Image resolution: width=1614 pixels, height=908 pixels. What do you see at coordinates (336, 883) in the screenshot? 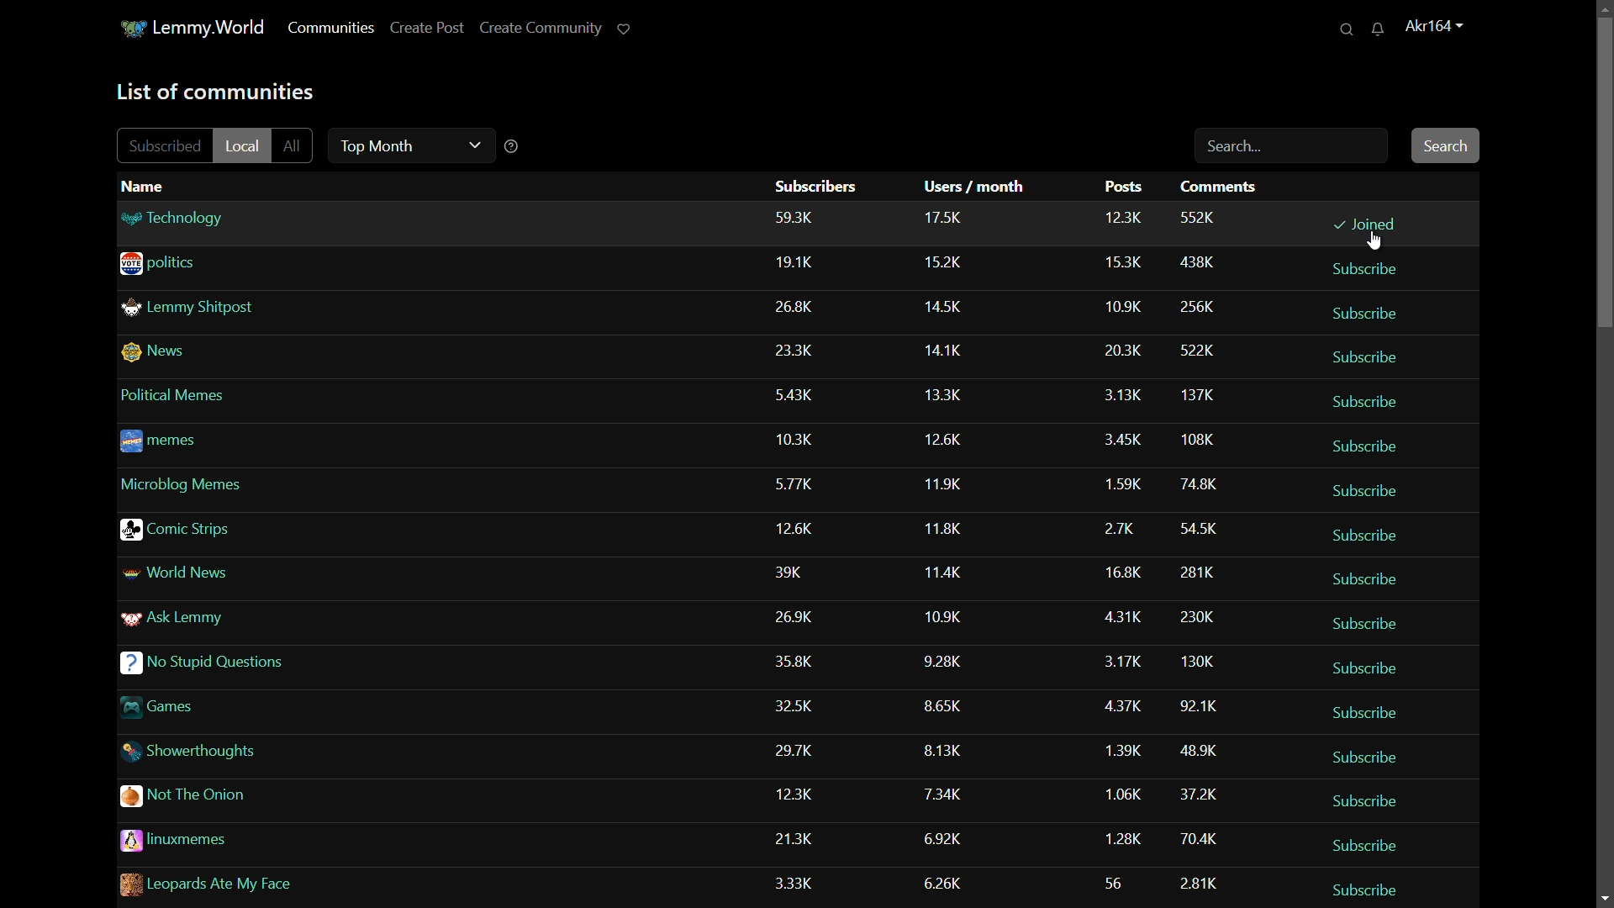
I see `communities name` at bounding box center [336, 883].